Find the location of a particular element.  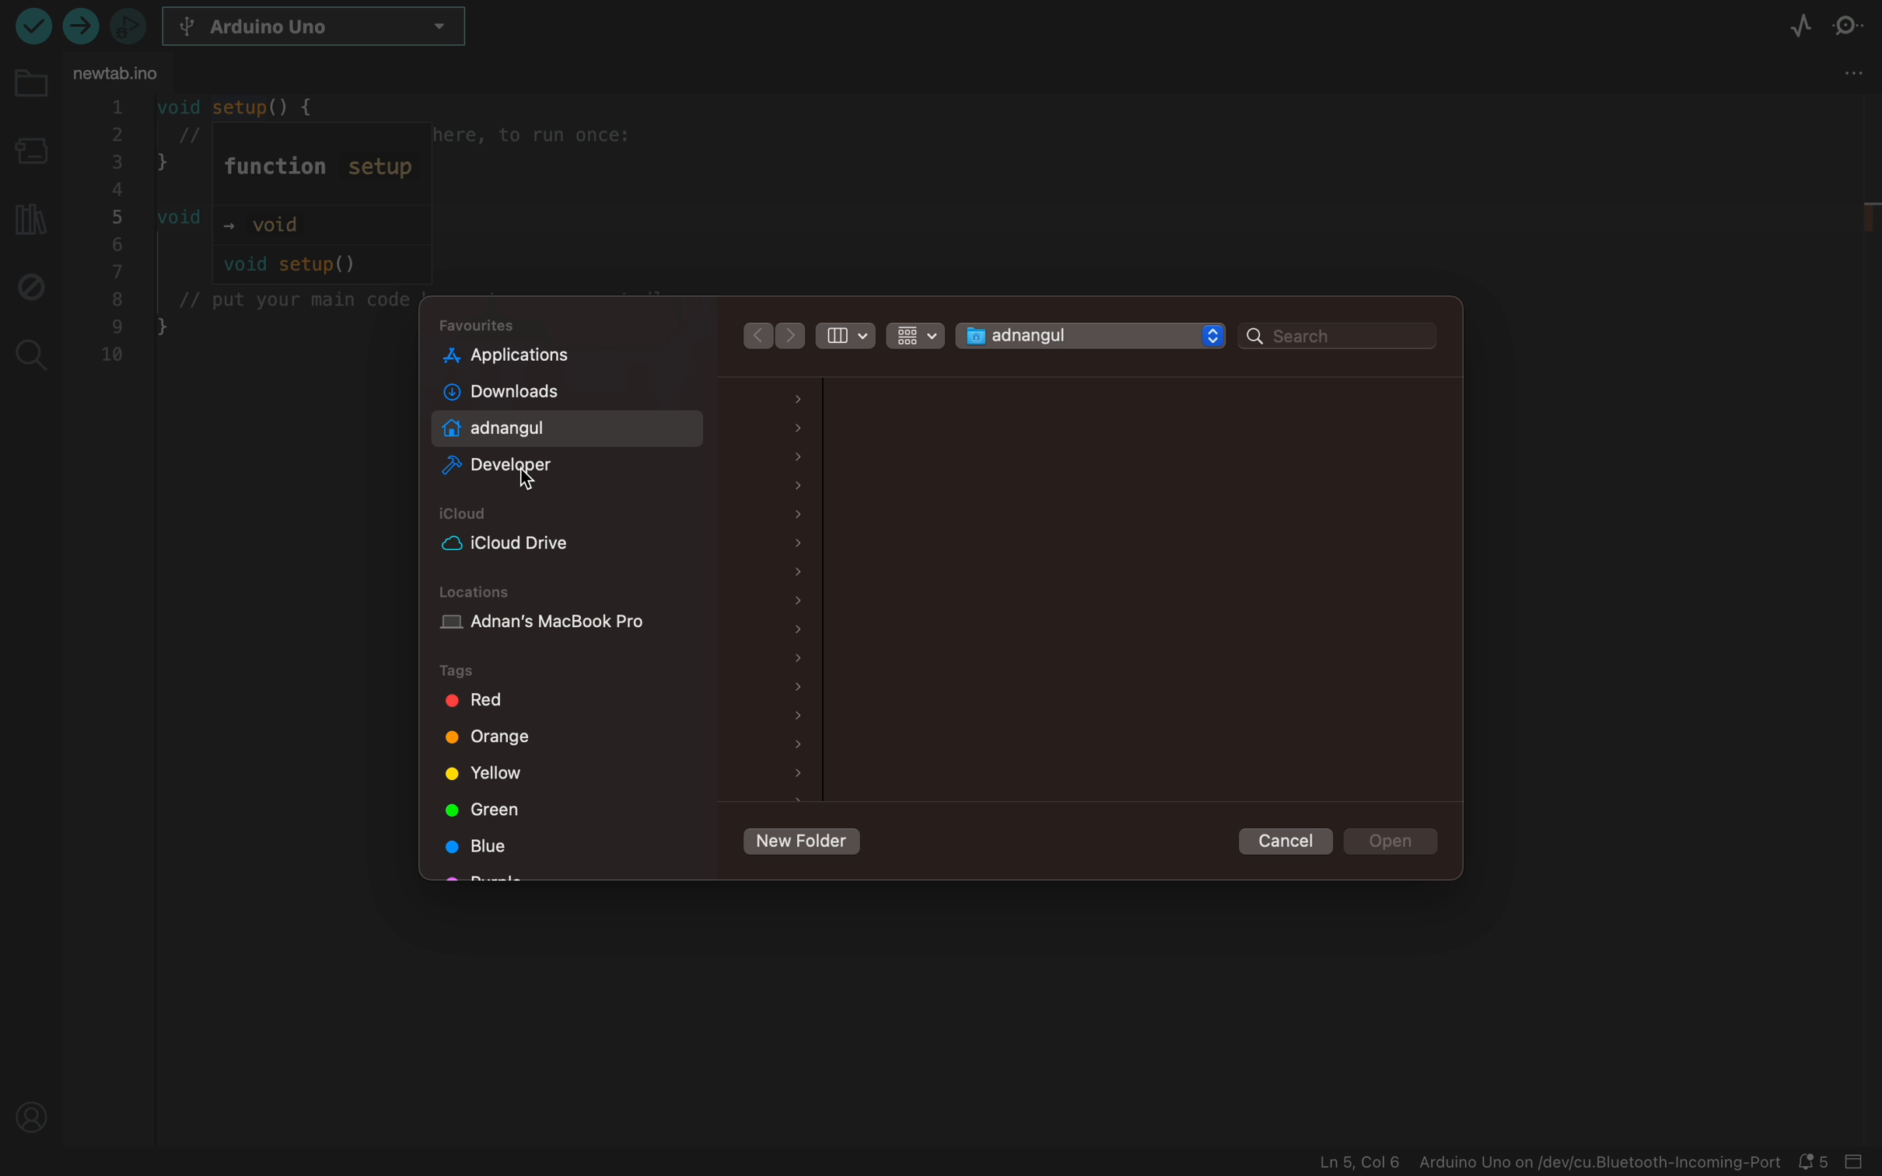

 is located at coordinates (792, 337).